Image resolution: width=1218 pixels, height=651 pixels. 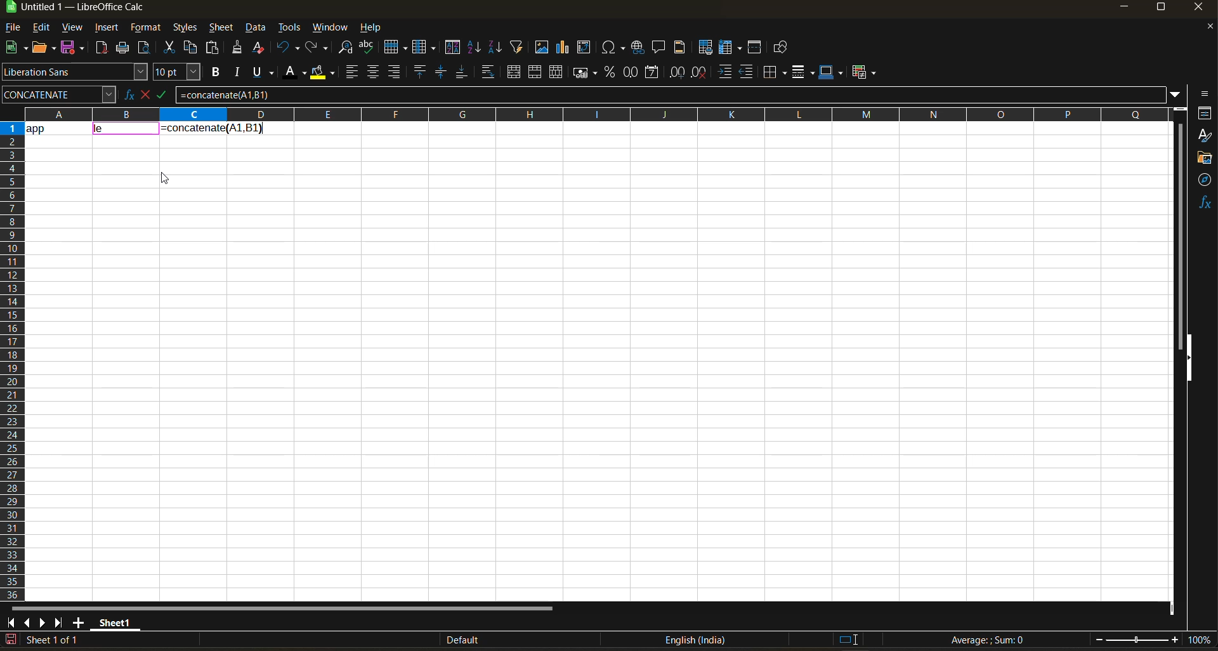 What do you see at coordinates (726, 72) in the screenshot?
I see `increase indent` at bounding box center [726, 72].